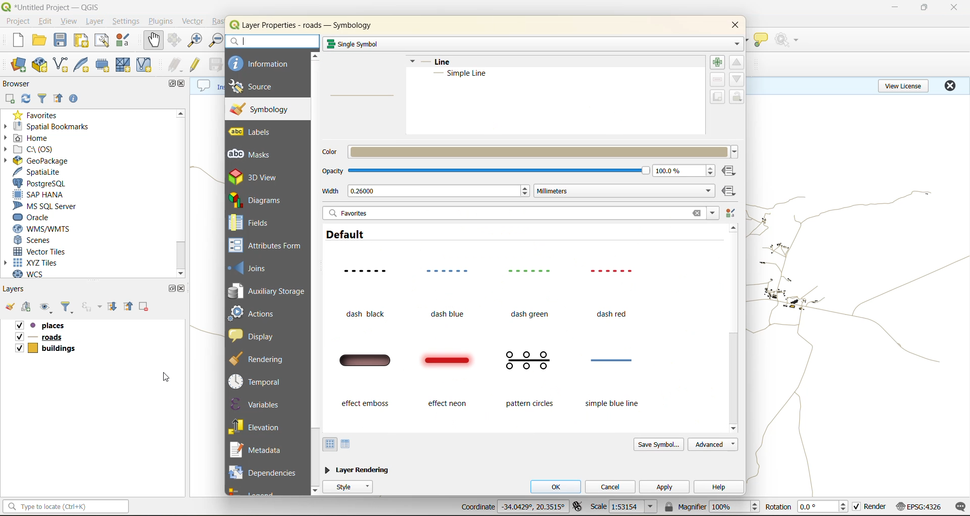 This screenshot has width=970, height=516. What do you see at coordinates (52, 149) in the screenshot?
I see `c\:os` at bounding box center [52, 149].